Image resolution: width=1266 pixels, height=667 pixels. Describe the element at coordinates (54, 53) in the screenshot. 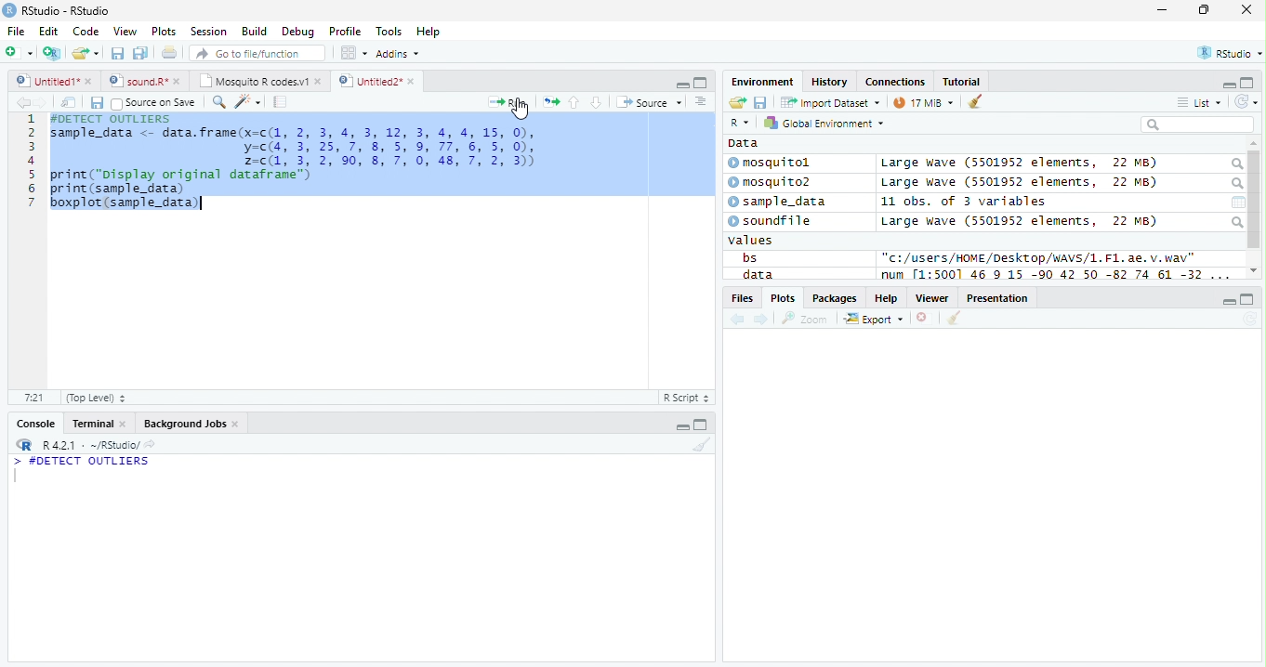

I see `Create a project` at that location.